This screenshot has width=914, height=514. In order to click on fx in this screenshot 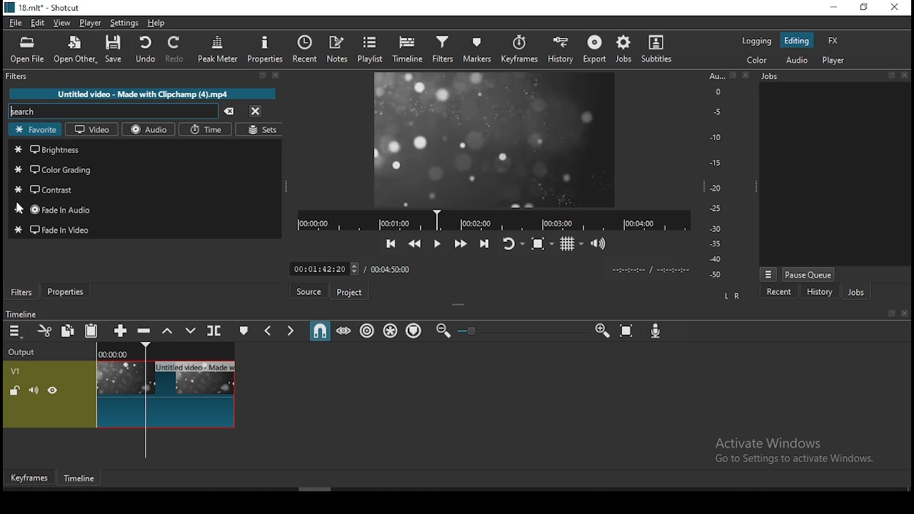, I will do `click(834, 41)`.